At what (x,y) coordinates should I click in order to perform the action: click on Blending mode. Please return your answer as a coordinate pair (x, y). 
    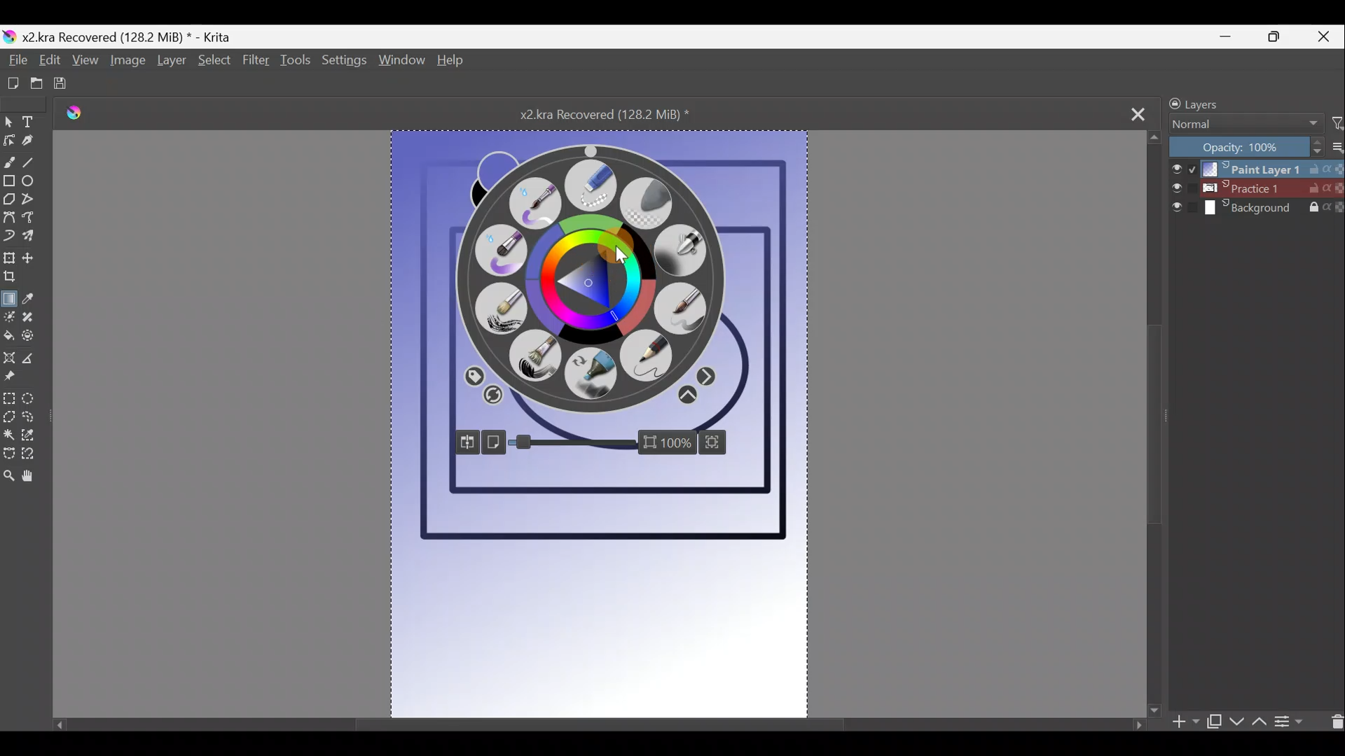
    Looking at the image, I should click on (1241, 125).